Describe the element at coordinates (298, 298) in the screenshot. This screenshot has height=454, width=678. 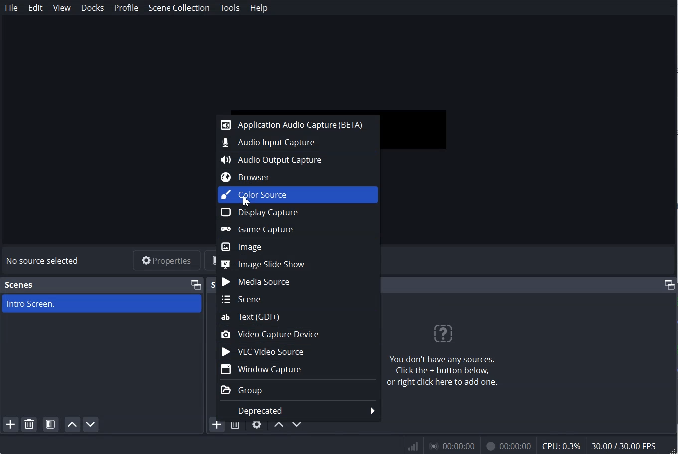
I see `Scene` at that location.